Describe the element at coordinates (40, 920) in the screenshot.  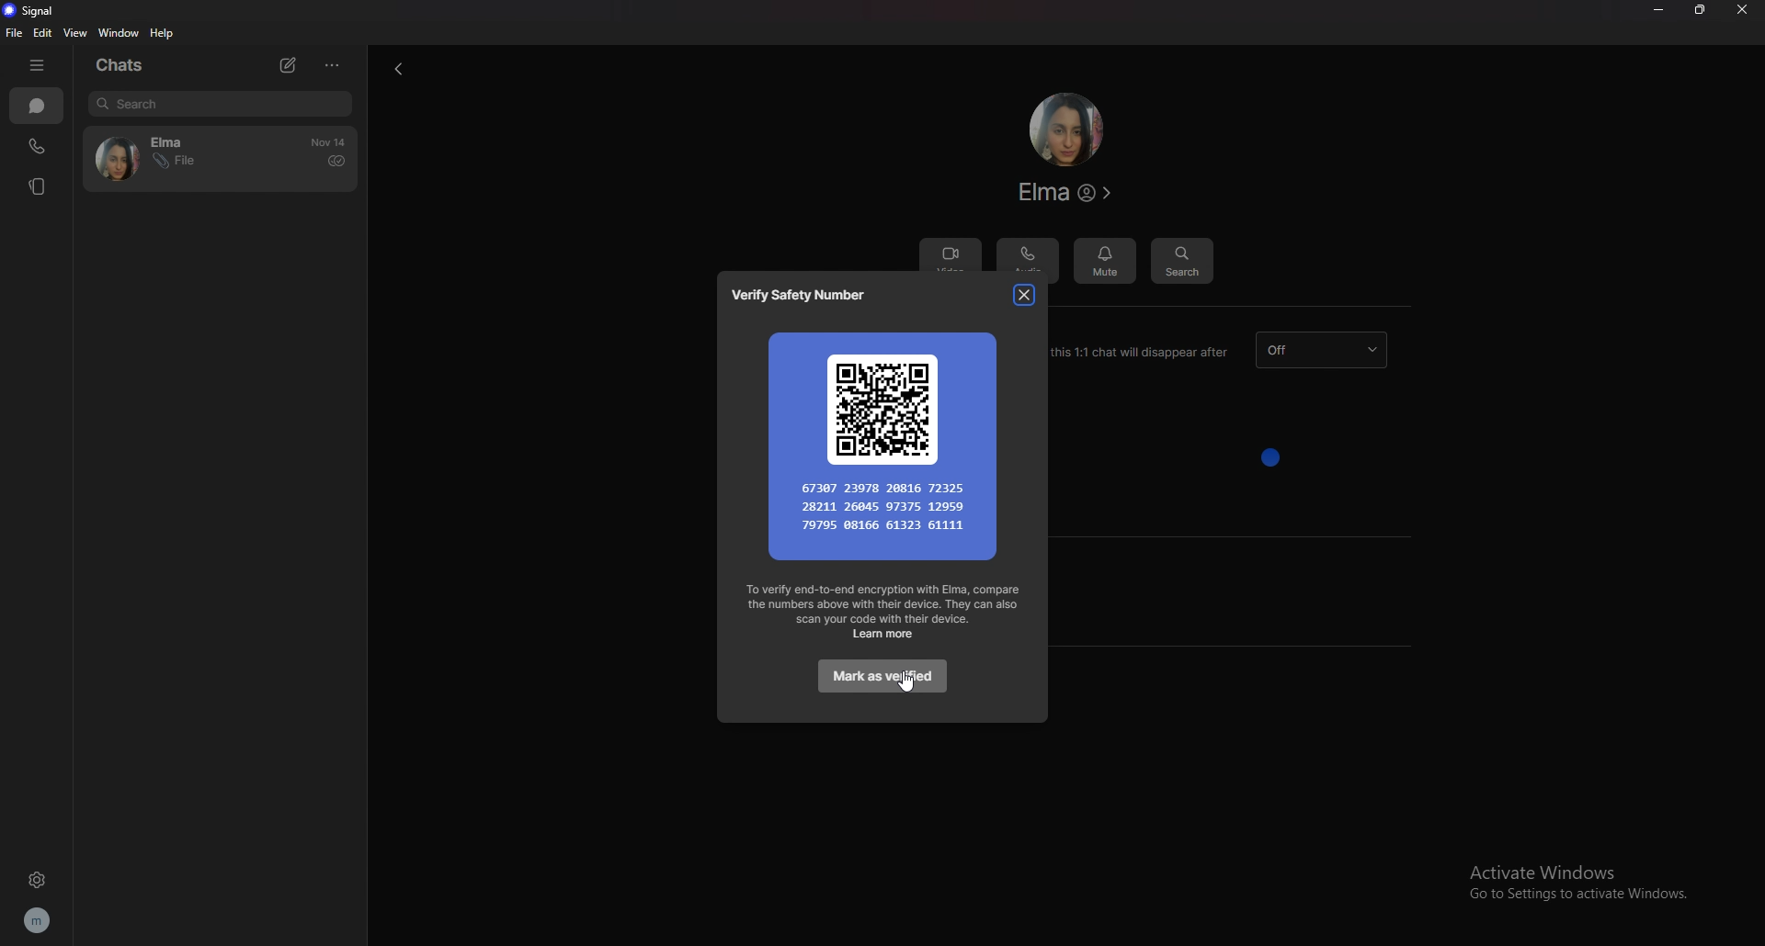
I see `profile` at that location.